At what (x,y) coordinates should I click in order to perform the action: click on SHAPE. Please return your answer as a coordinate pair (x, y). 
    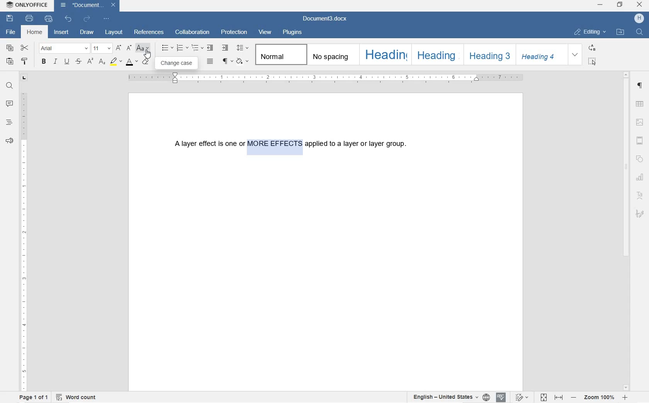
    Looking at the image, I should click on (640, 159).